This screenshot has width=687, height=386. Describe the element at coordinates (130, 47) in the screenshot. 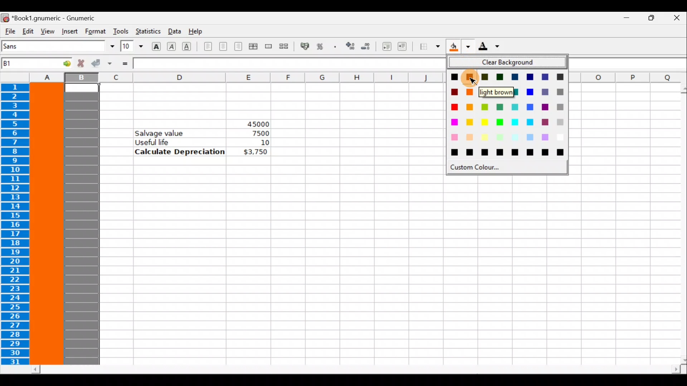

I see `Font size 10` at that location.